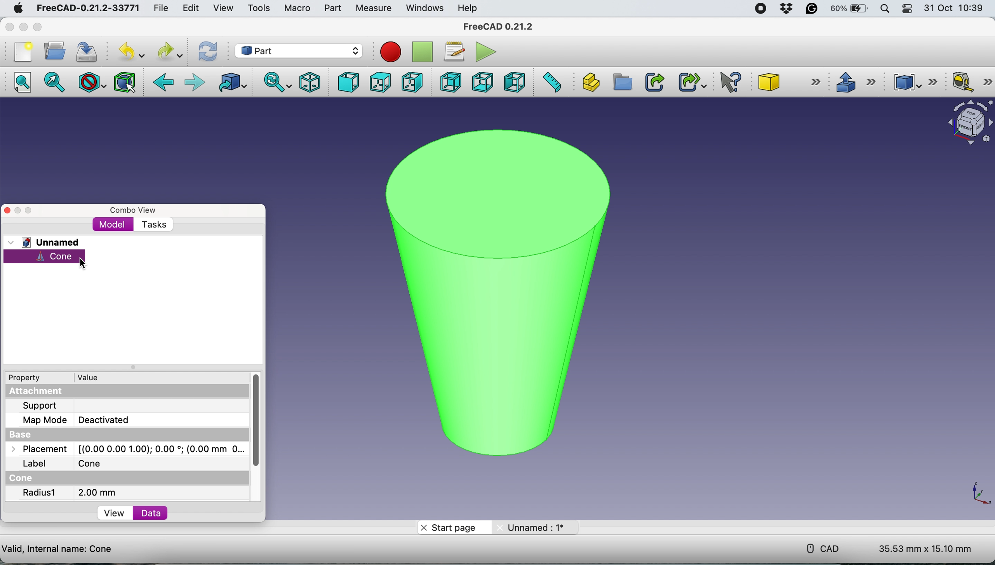  What do you see at coordinates (154, 225) in the screenshot?
I see `tasks` at bounding box center [154, 225].